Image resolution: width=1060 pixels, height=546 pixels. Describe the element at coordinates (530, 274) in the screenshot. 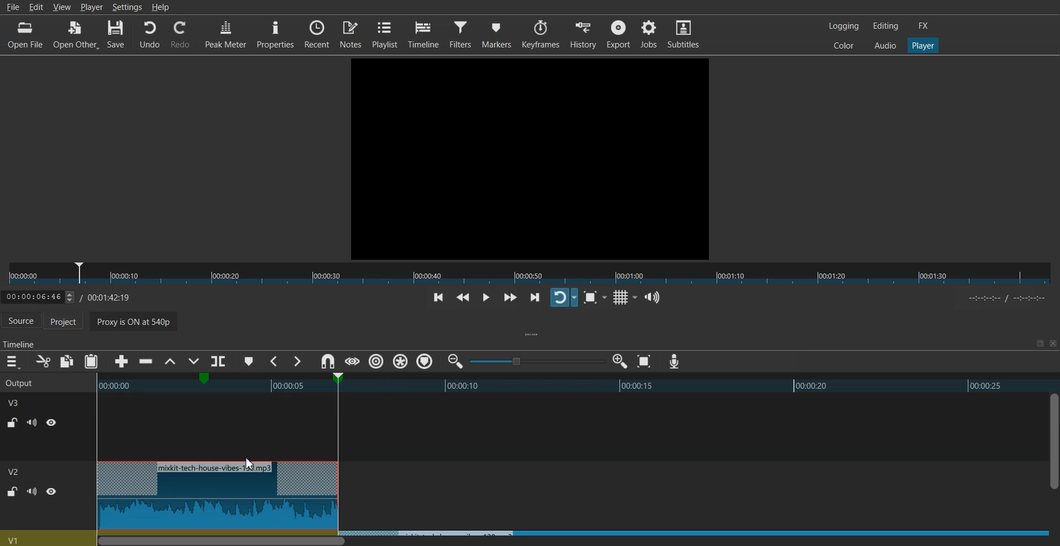

I see `Slider` at that location.